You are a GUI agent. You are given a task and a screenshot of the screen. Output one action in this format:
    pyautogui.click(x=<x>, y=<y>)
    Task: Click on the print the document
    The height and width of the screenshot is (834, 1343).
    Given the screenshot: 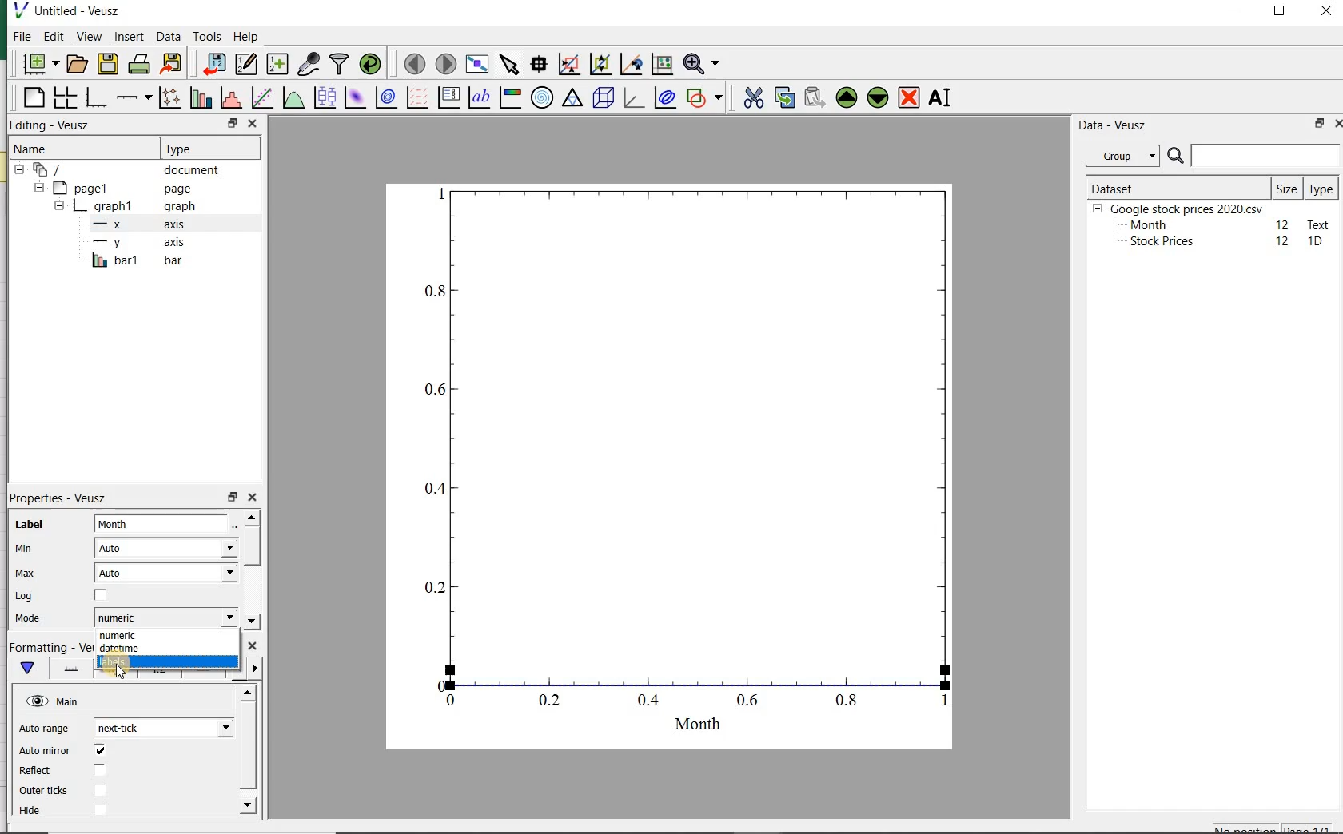 What is the action you would take?
    pyautogui.click(x=139, y=66)
    